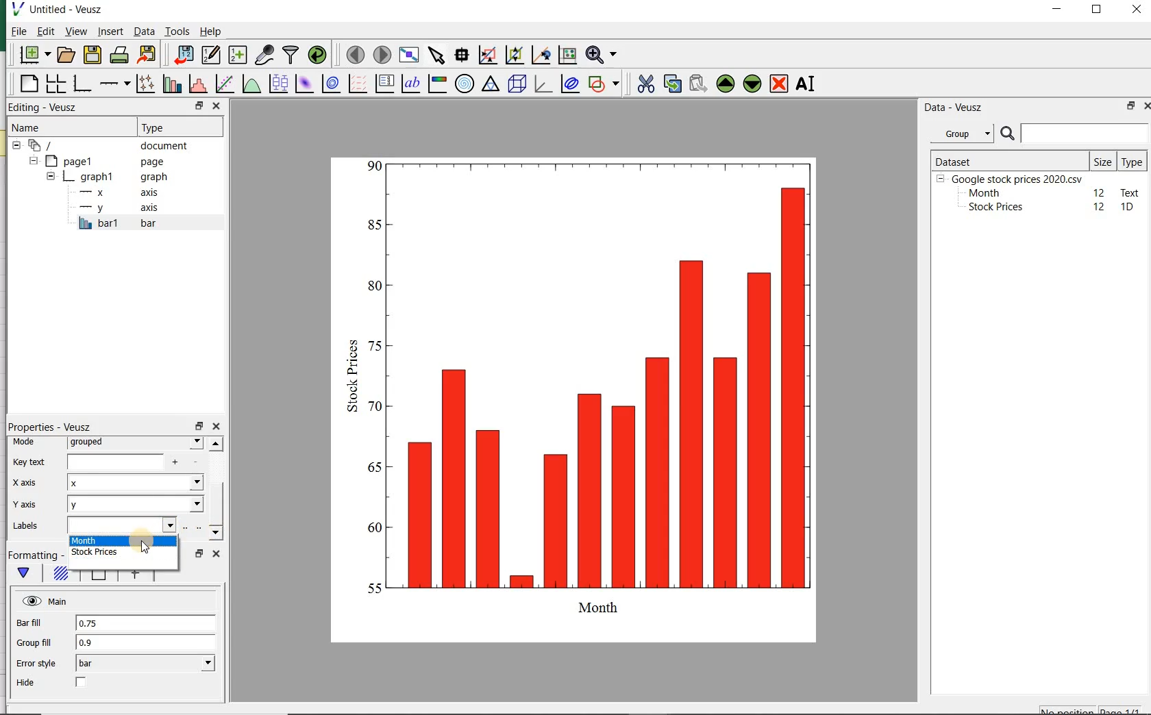 This screenshot has height=715, width=1151. I want to click on scrollbar, so click(215, 490).